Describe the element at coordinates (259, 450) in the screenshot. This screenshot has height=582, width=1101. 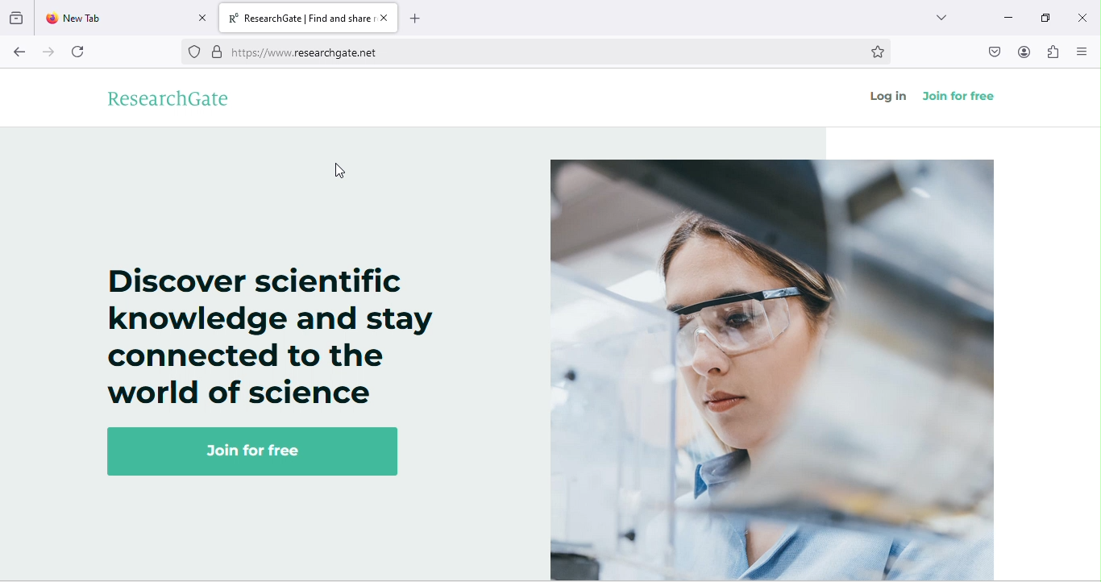
I see `join for free` at that location.